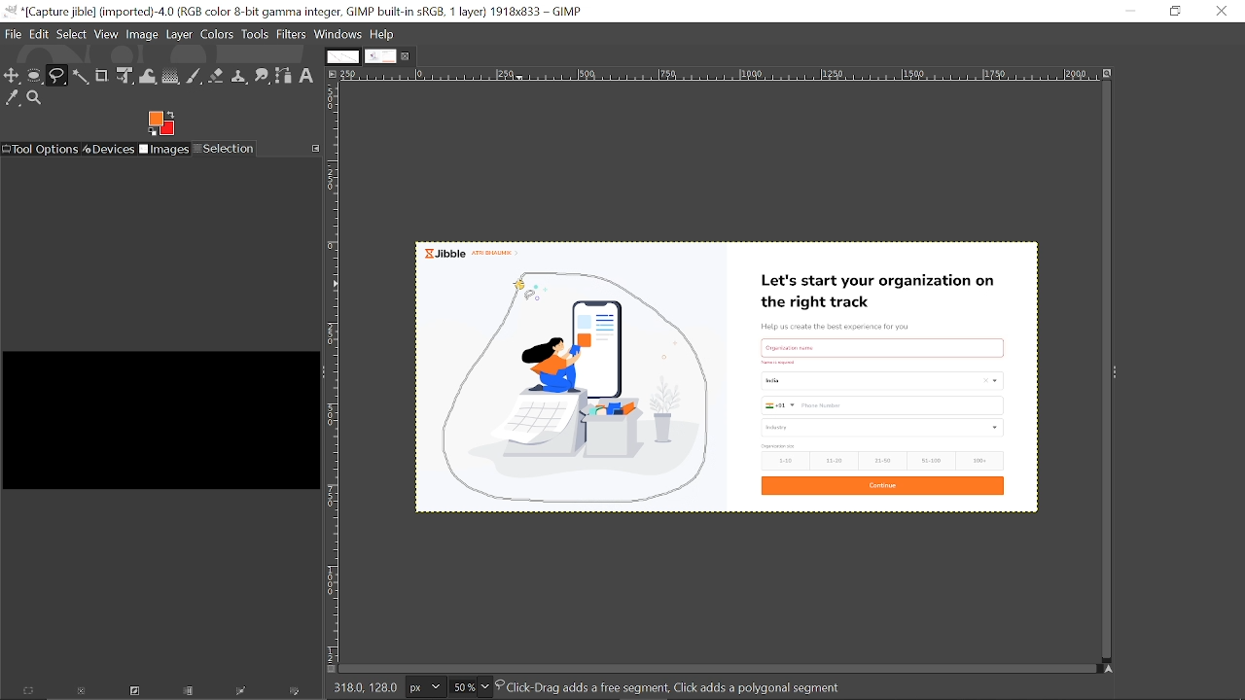 This screenshot has width=1245, height=700. Describe the element at coordinates (1110, 77) in the screenshot. I see `Zoom image when window size changes` at that location.